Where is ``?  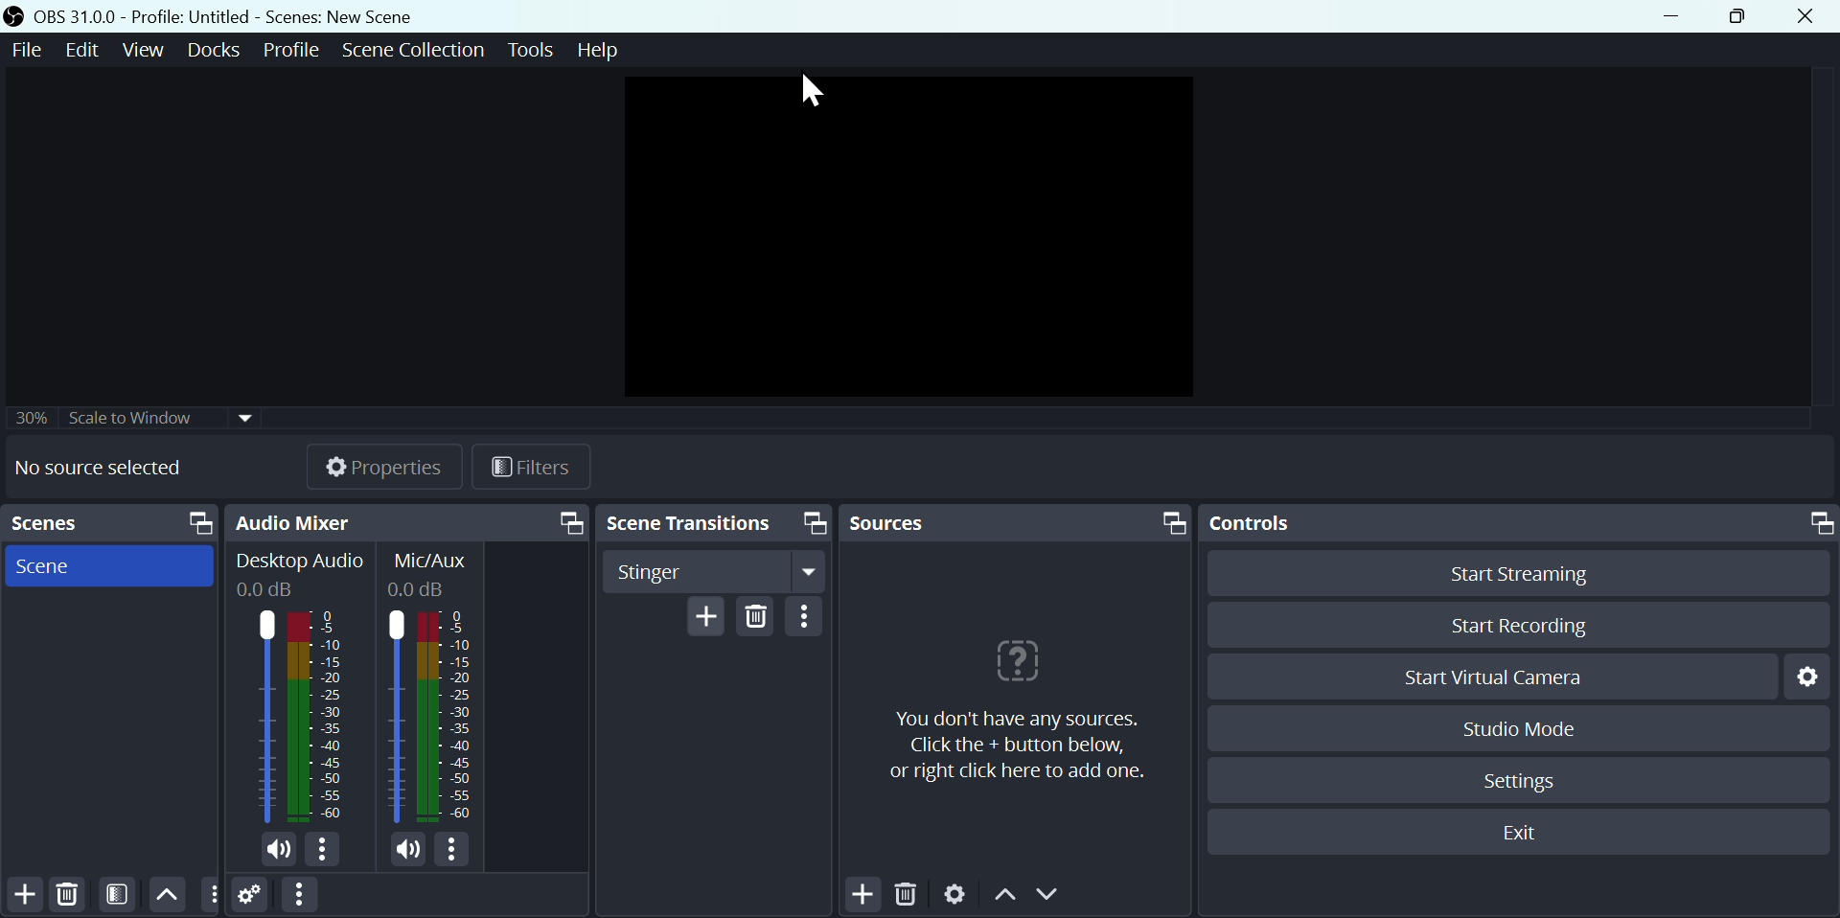  is located at coordinates (528, 47).